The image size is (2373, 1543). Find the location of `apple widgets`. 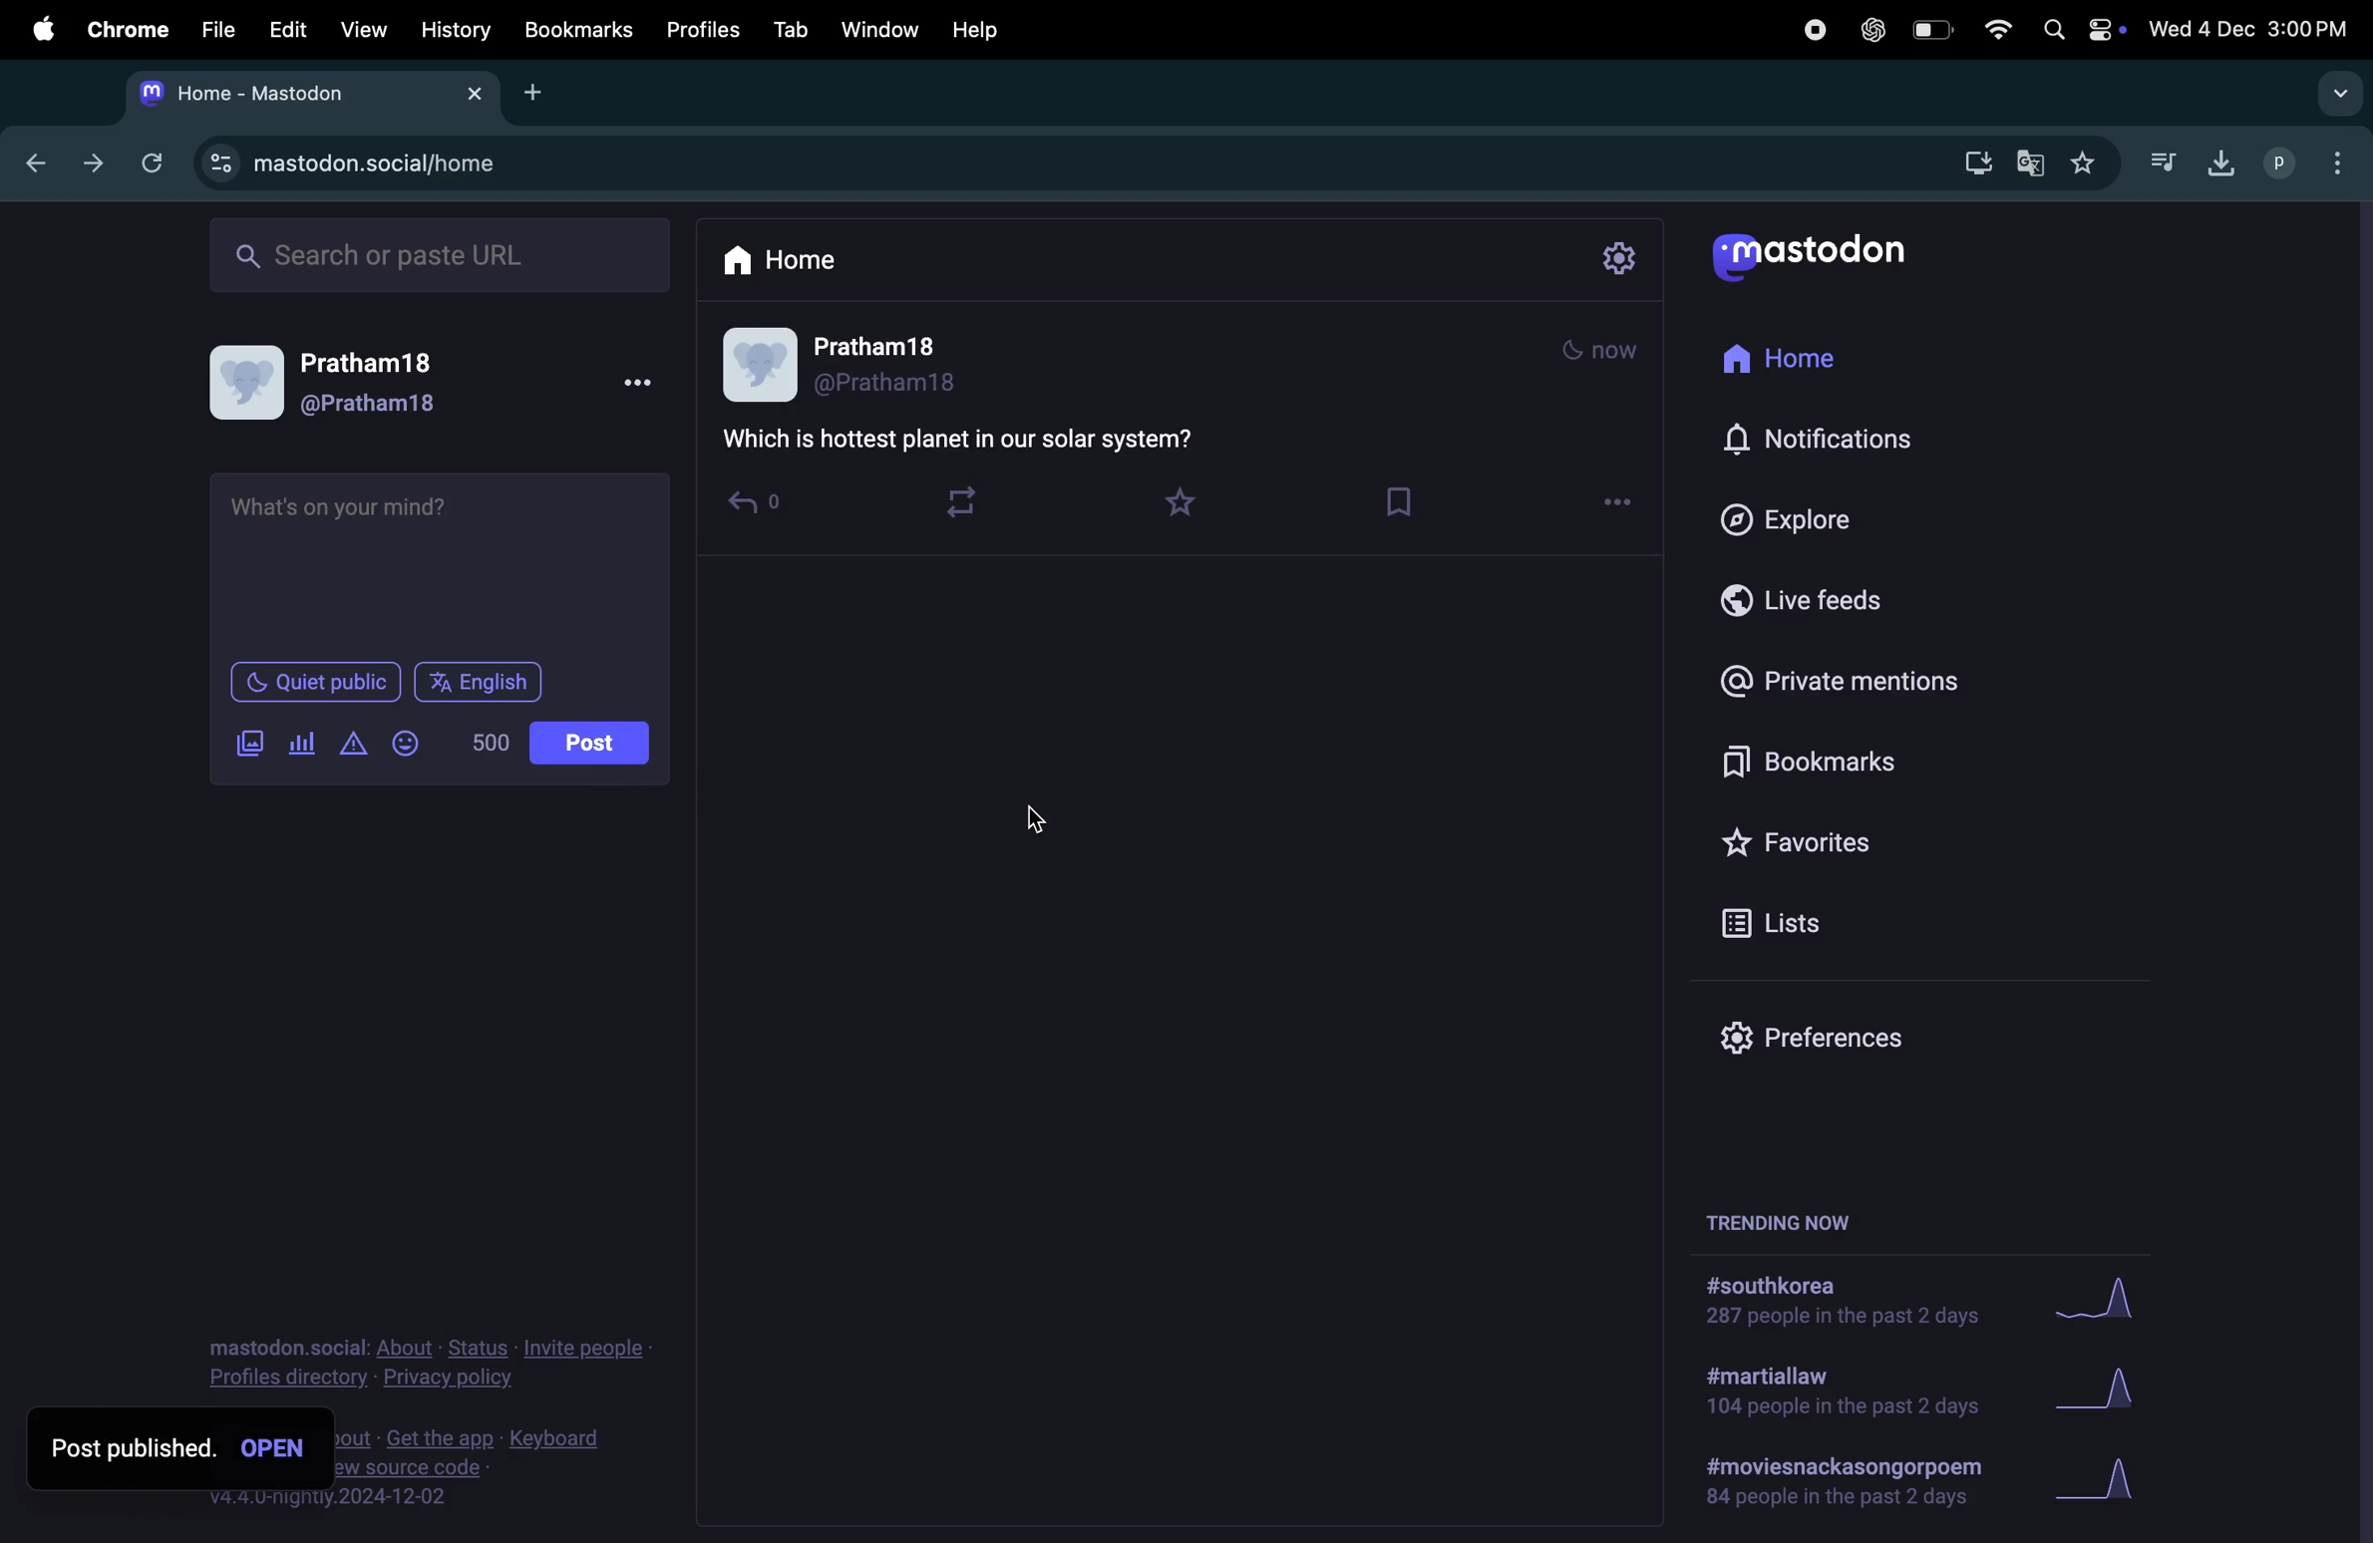

apple widgets is located at coordinates (2078, 33).